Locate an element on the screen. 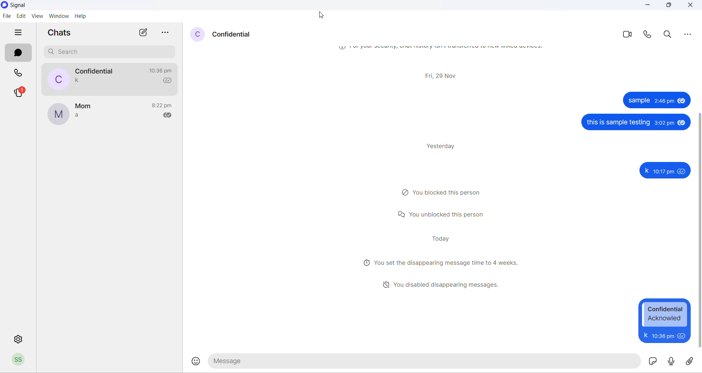 The image size is (702, 373). profile picture is located at coordinates (58, 114).